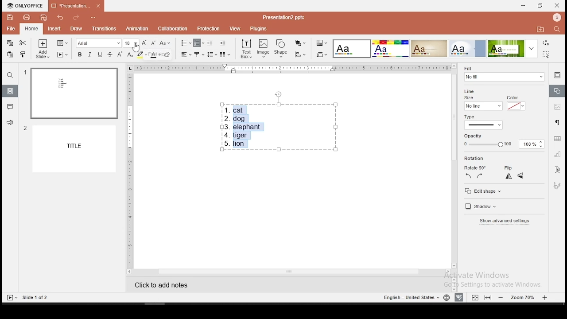 Image resolution: width=567 pixels, height=319 pixels. Describe the element at coordinates (10, 43) in the screenshot. I see `copy` at that location.